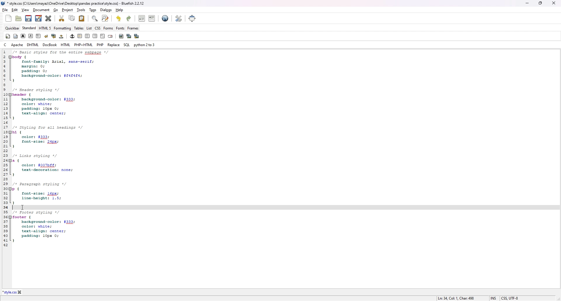  What do you see at coordinates (20, 292) in the screenshot?
I see `close tab` at bounding box center [20, 292].